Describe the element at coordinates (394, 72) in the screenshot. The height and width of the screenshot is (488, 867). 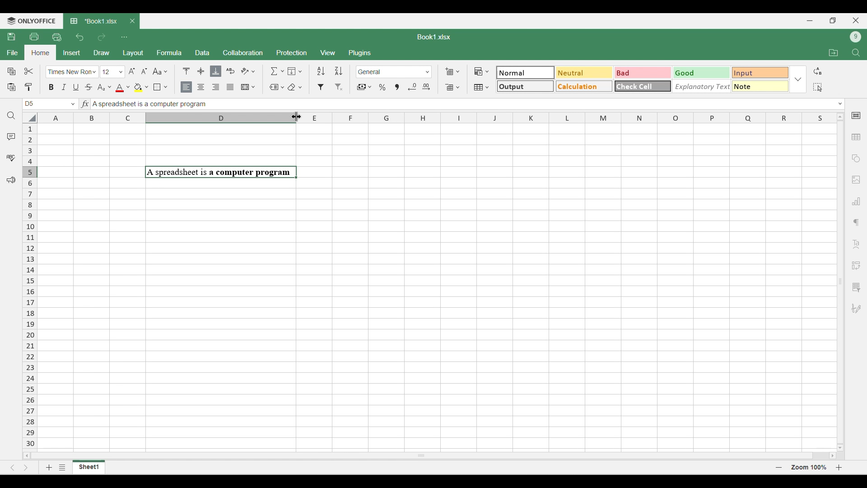
I see `Number format options` at that location.